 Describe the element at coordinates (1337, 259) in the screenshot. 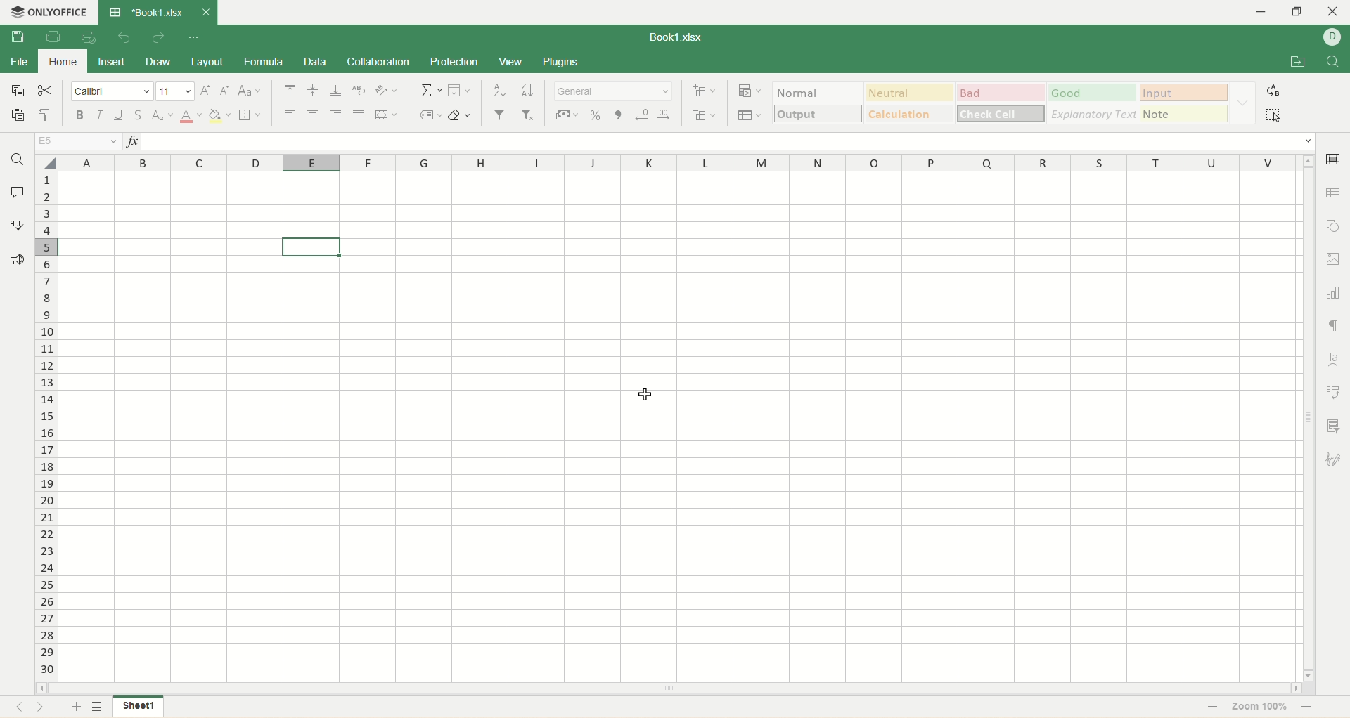

I see `image settings` at that location.